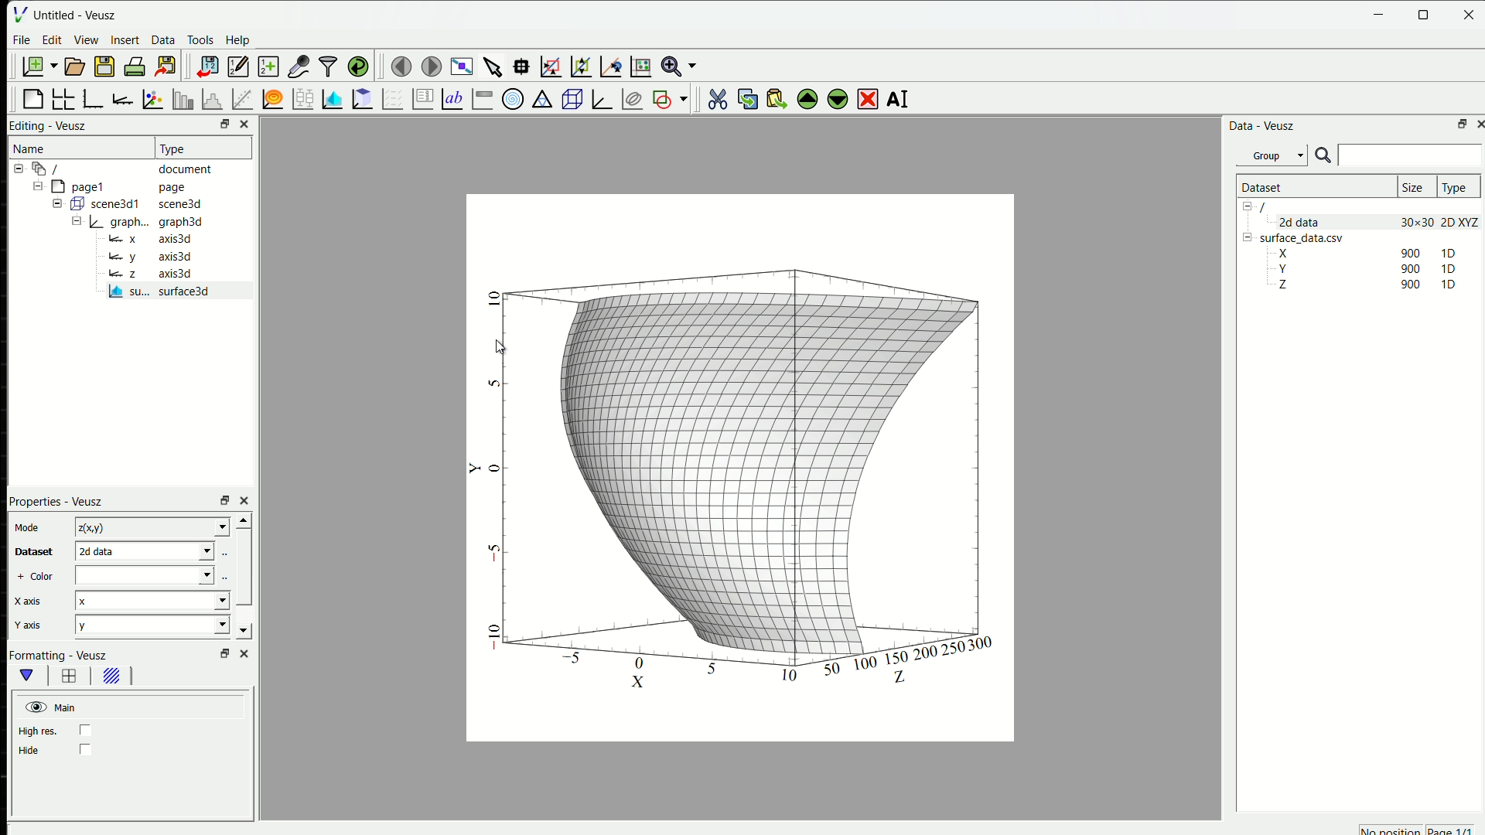 The image size is (1485, 835). I want to click on Insert, so click(128, 40).